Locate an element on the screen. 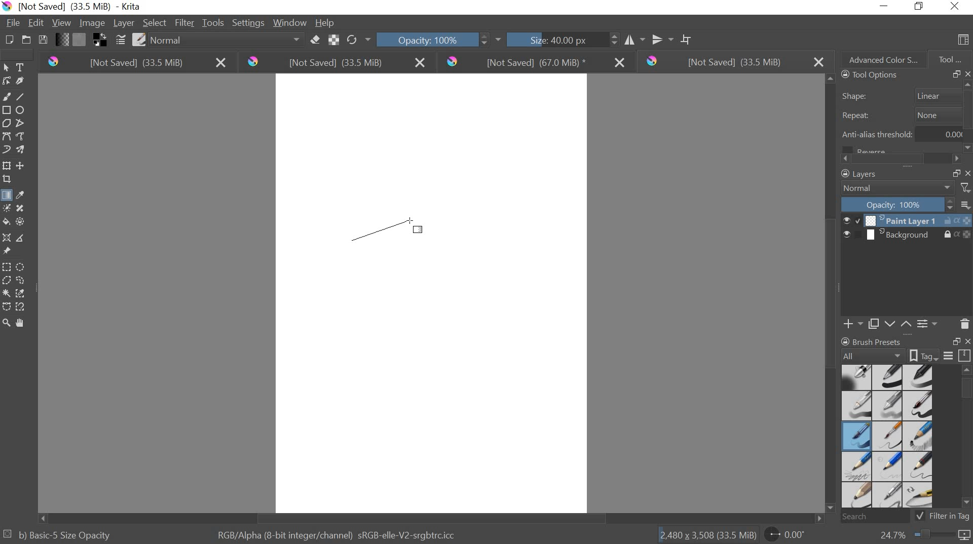  VERTICAL MIRROR TOOL is located at coordinates (656, 37).